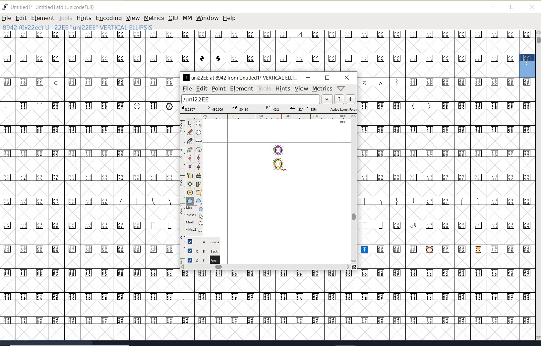 The width and height of the screenshot is (541, 346). I want to click on metrics, so click(322, 89).